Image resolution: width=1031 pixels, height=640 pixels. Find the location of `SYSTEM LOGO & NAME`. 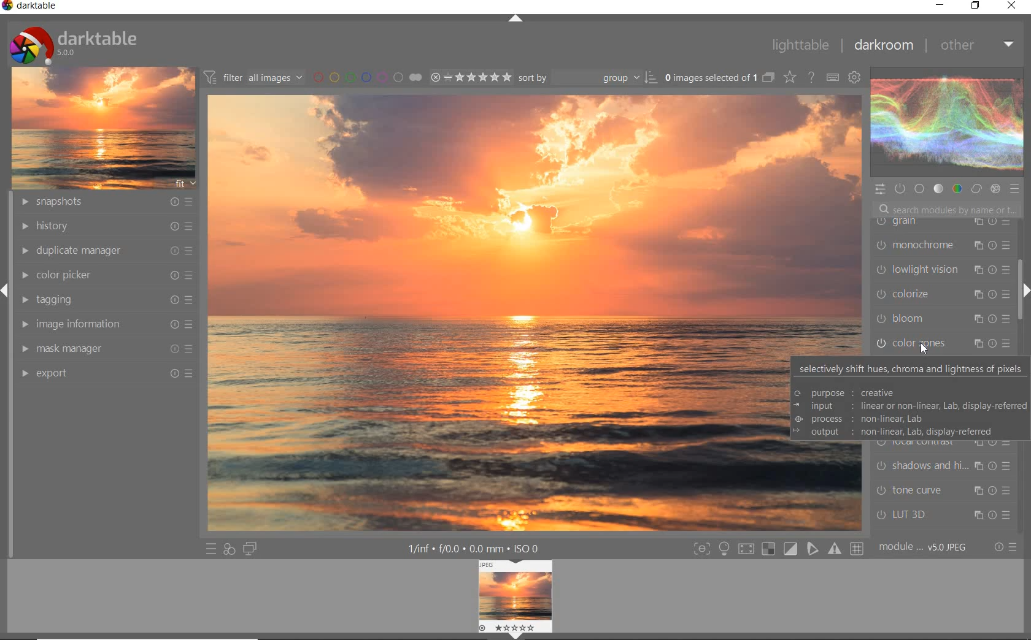

SYSTEM LOGO & NAME is located at coordinates (73, 42).